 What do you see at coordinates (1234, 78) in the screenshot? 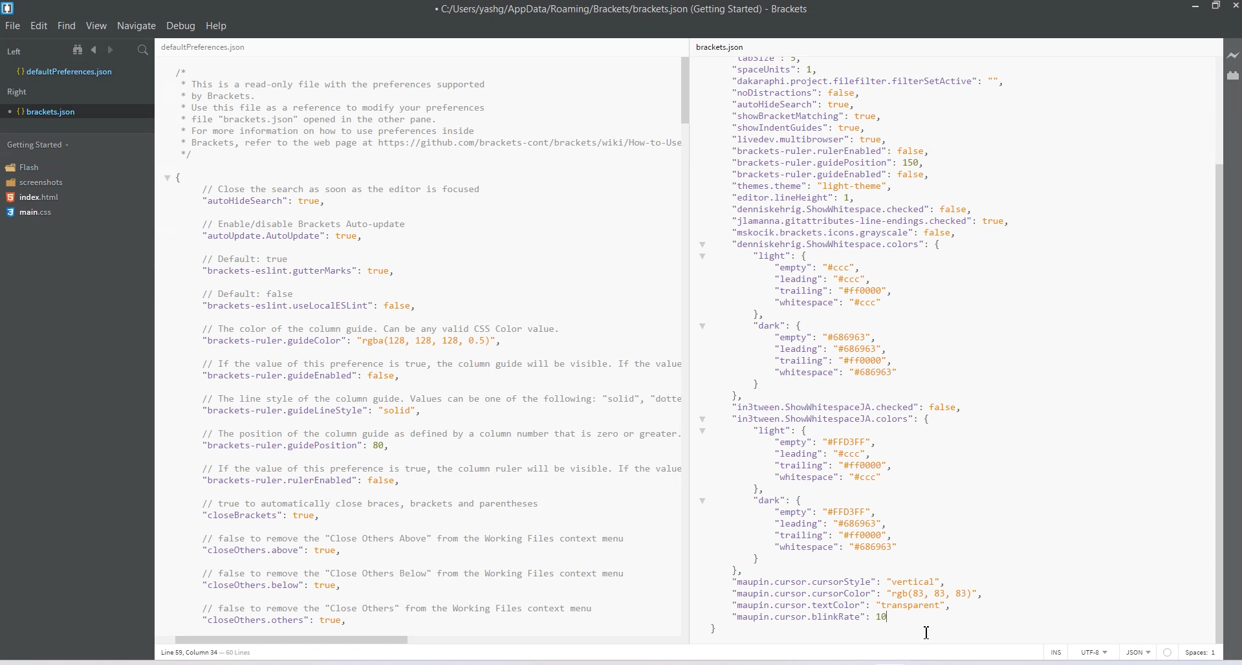
I see `Extension Manager` at bounding box center [1234, 78].